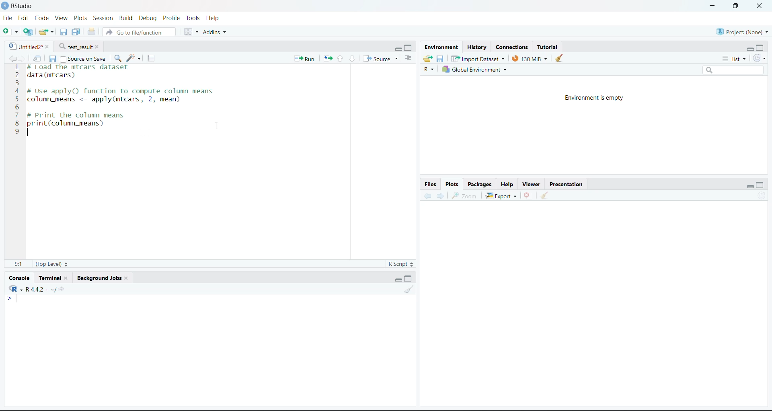 The height and width of the screenshot is (411, 772). I want to click on R, so click(14, 289).